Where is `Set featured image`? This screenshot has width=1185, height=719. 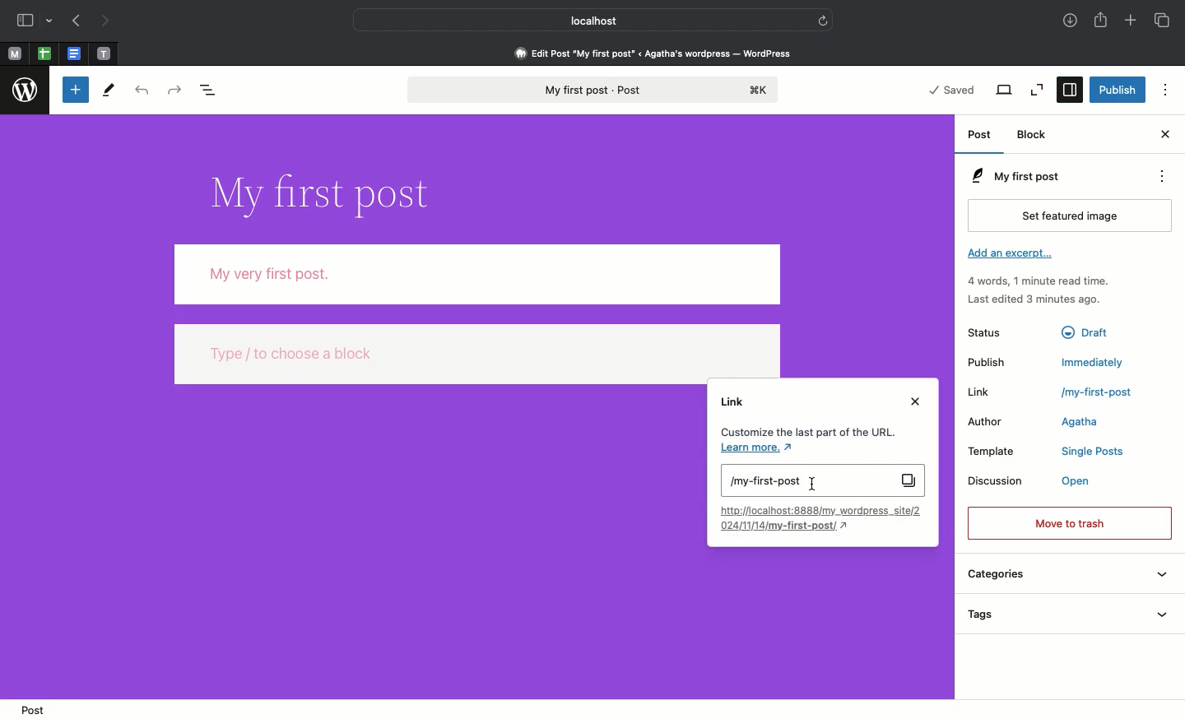
Set featured image is located at coordinates (1070, 215).